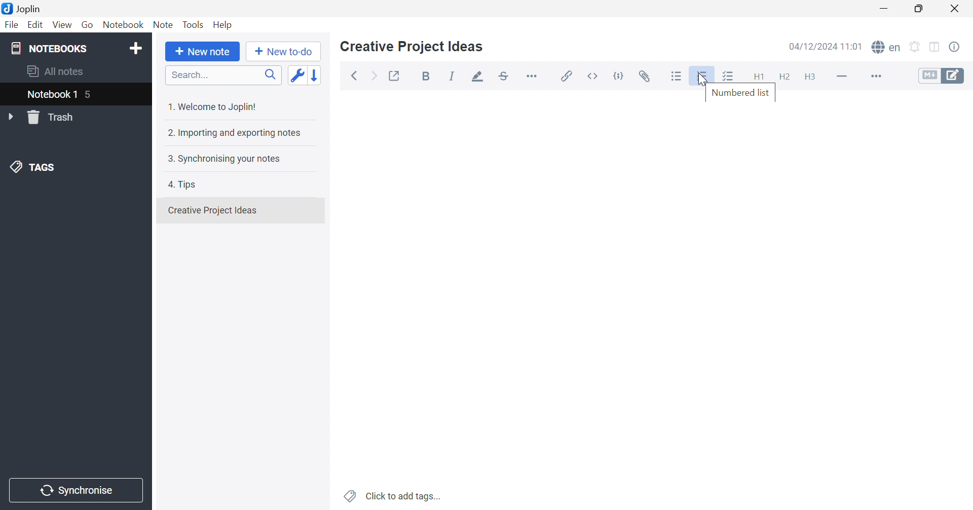 This screenshot has width=973, height=510. What do you see at coordinates (223, 24) in the screenshot?
I see `Help` at bounding box center [223, 24].